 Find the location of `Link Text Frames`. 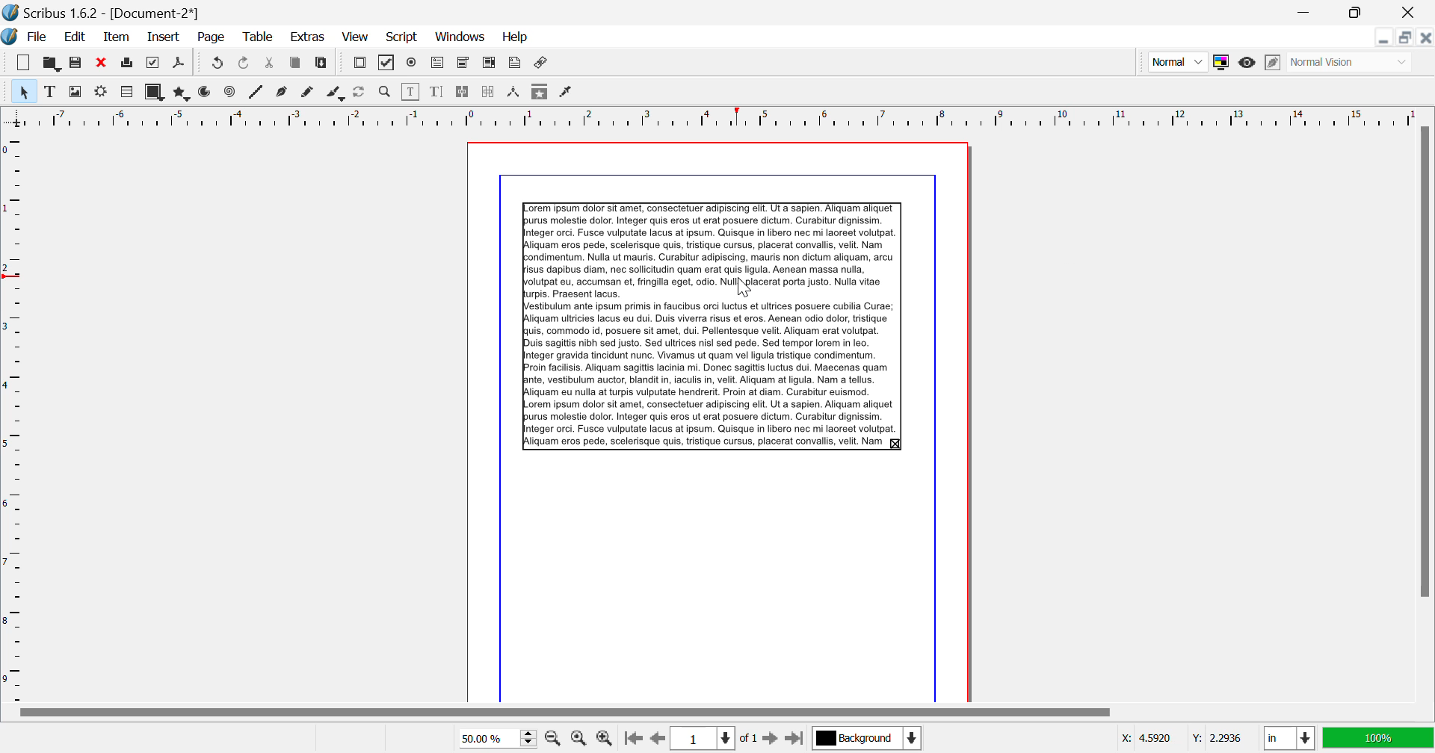

Link Text Frames is located at coordinates (463, 93).